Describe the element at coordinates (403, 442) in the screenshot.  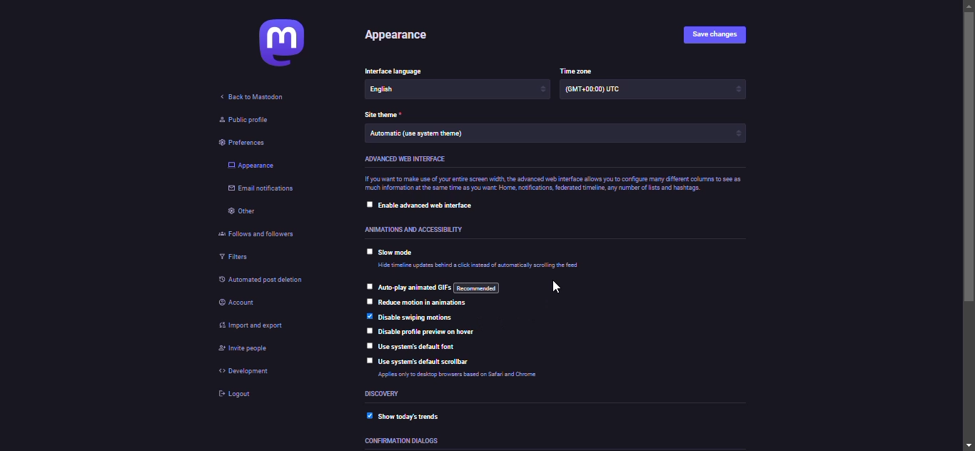
I see `dialoges` at that location.